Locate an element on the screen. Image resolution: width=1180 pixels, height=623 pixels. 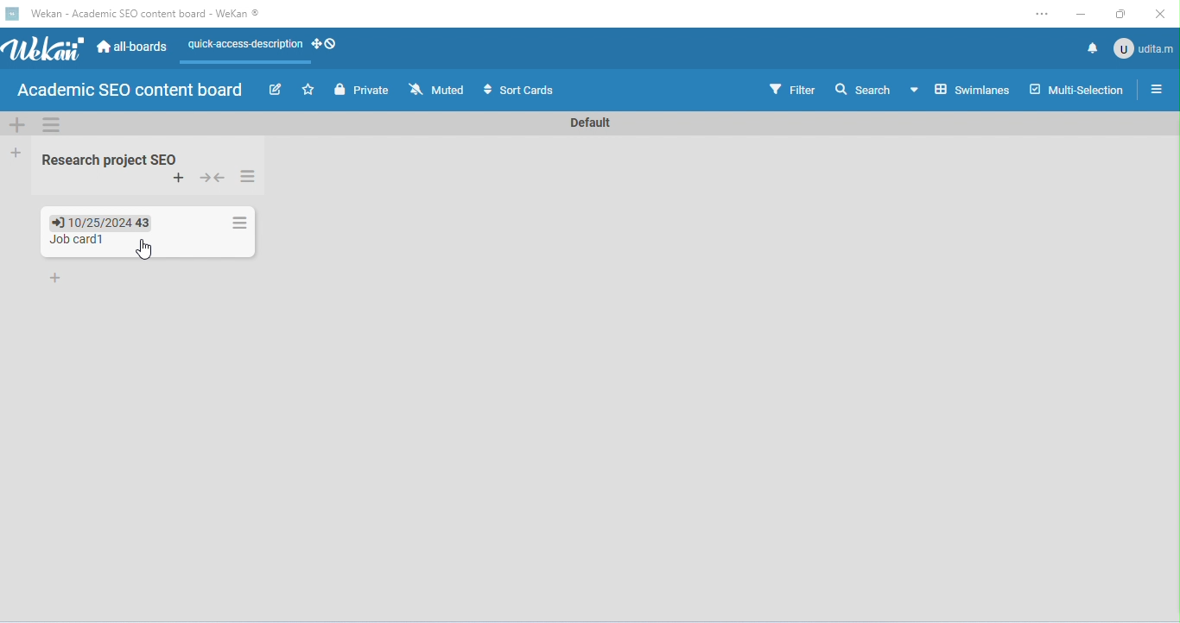
add card to bottom of list is located at coordinates (58, 279).